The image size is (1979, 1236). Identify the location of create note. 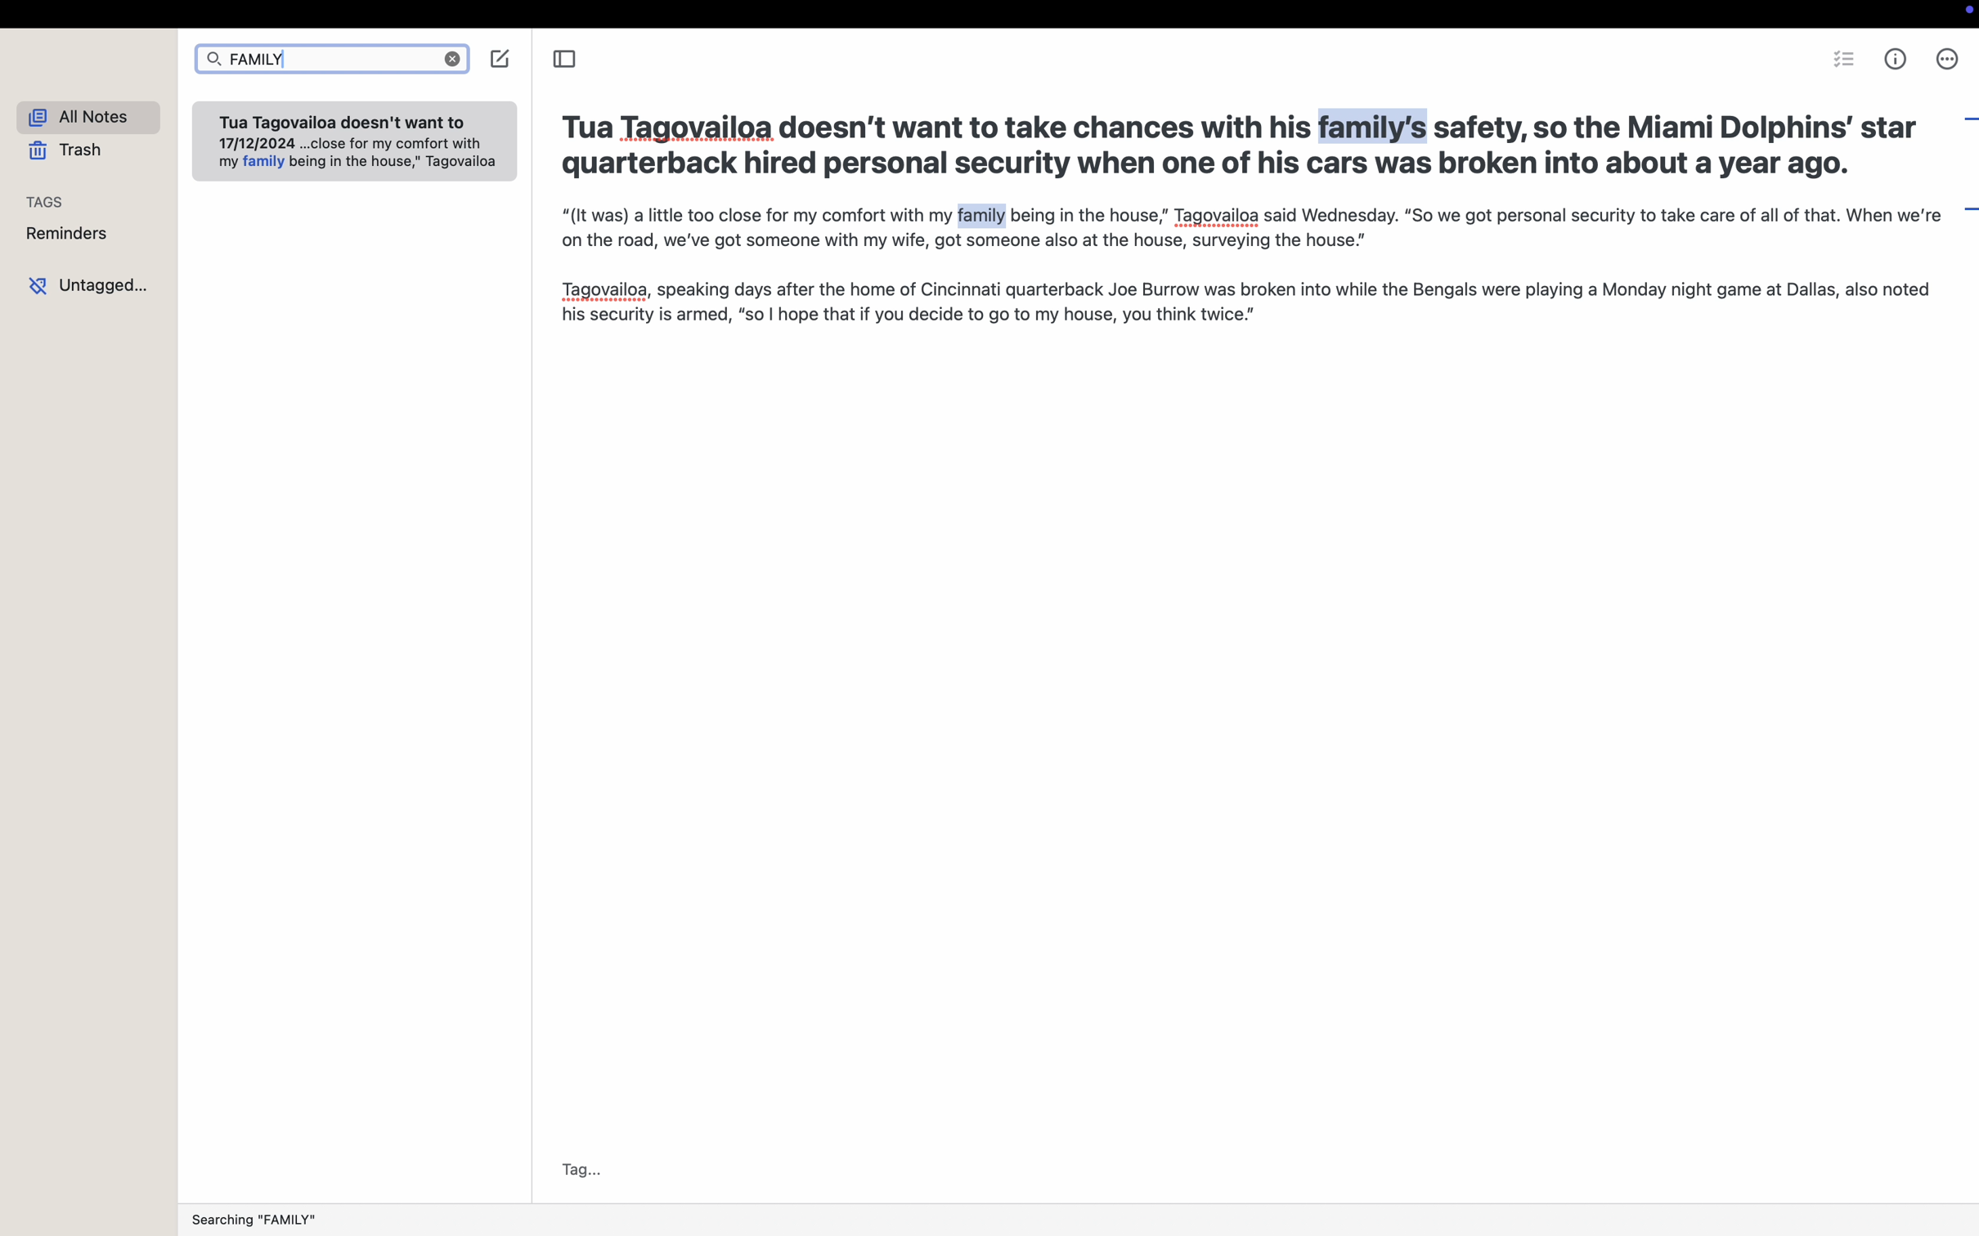
(500, 59).